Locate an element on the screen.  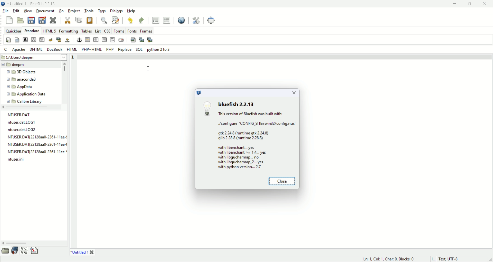
unindent is located at coordinates (155, 21).